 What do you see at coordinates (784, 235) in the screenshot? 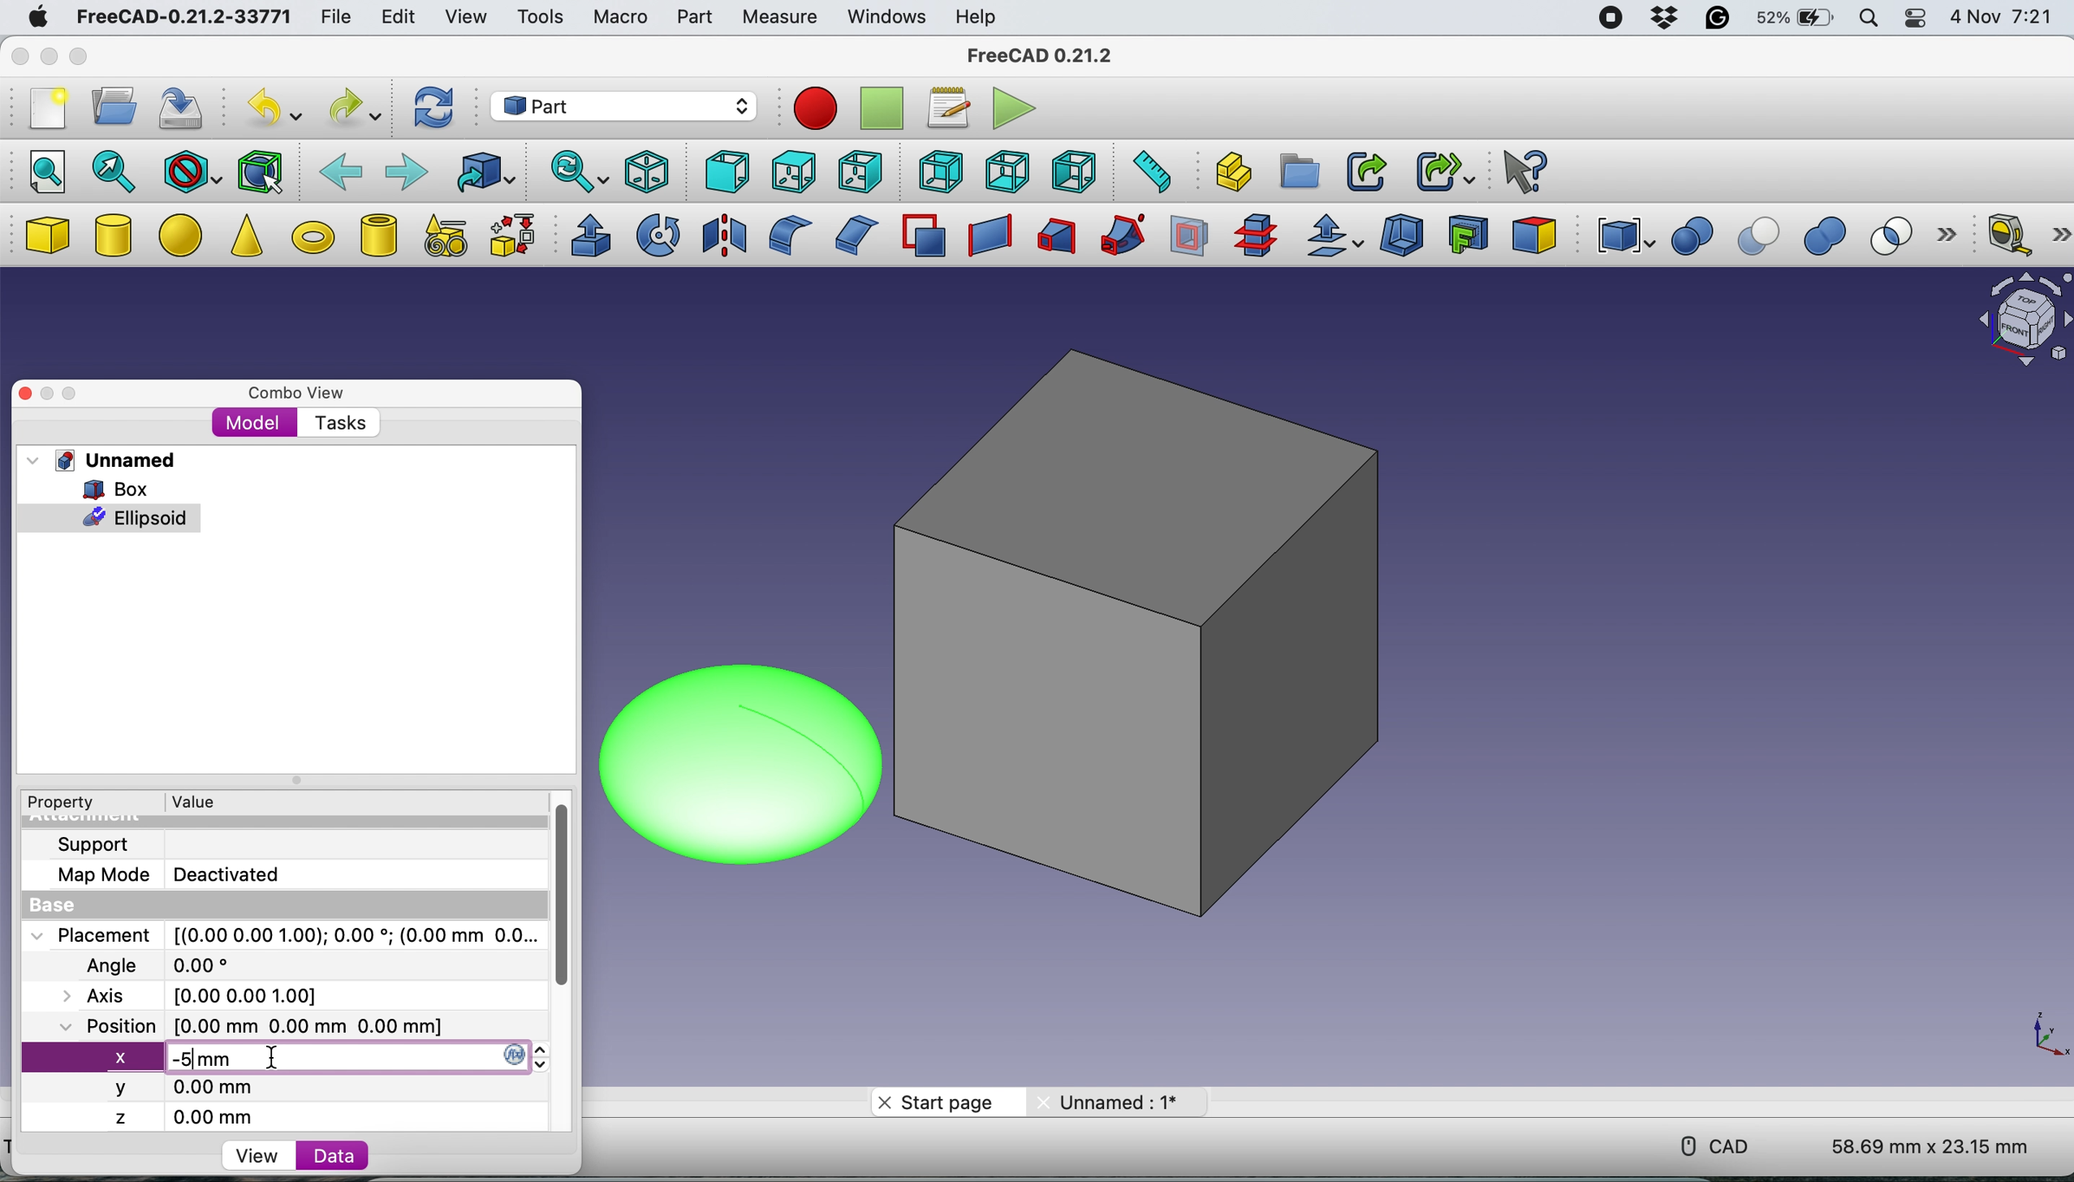
I see `fillet` at bounding box center [784, 235].